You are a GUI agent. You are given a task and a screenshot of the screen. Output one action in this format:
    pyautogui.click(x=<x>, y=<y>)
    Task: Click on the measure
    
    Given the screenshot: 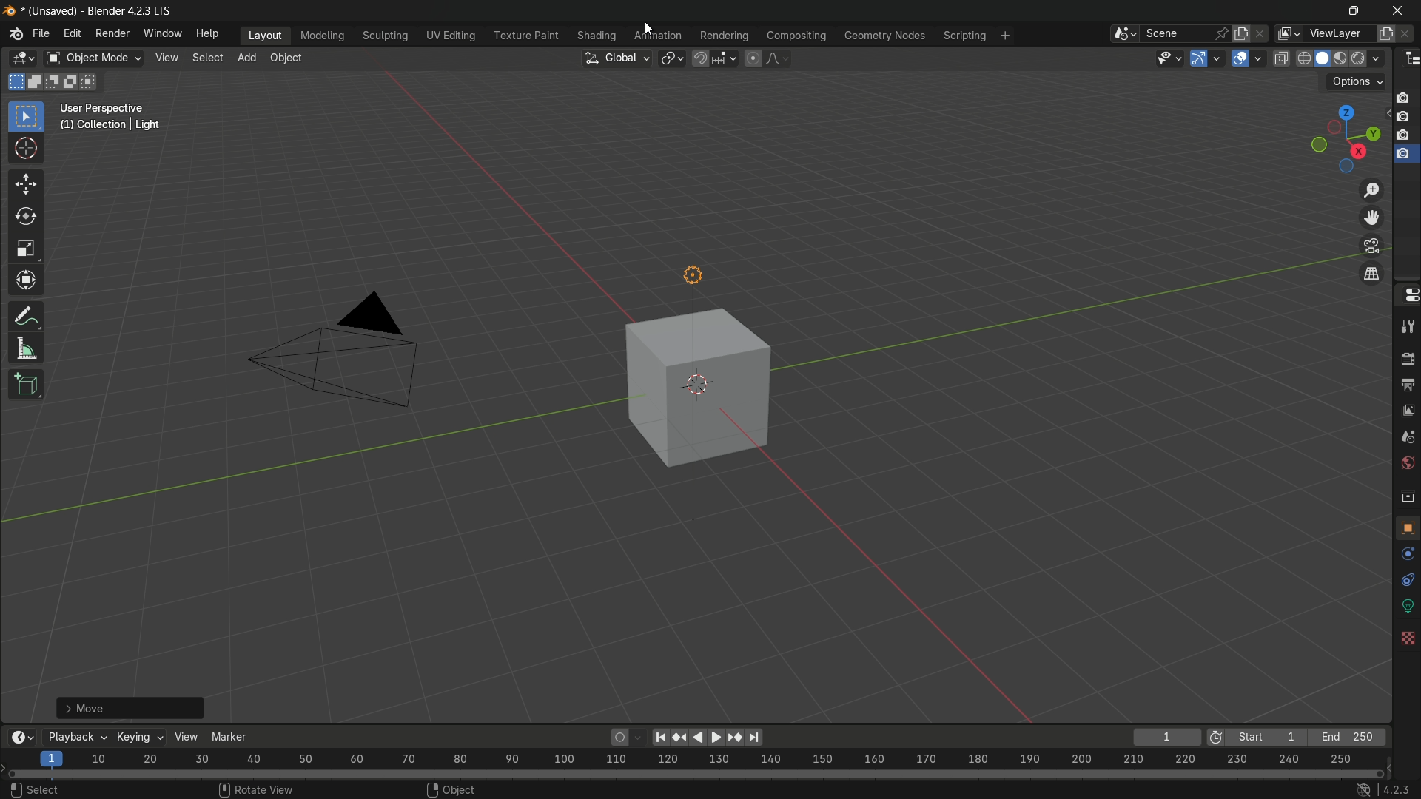 What is the action you would take?
    pyautogui.click(x=29, y=349)
    